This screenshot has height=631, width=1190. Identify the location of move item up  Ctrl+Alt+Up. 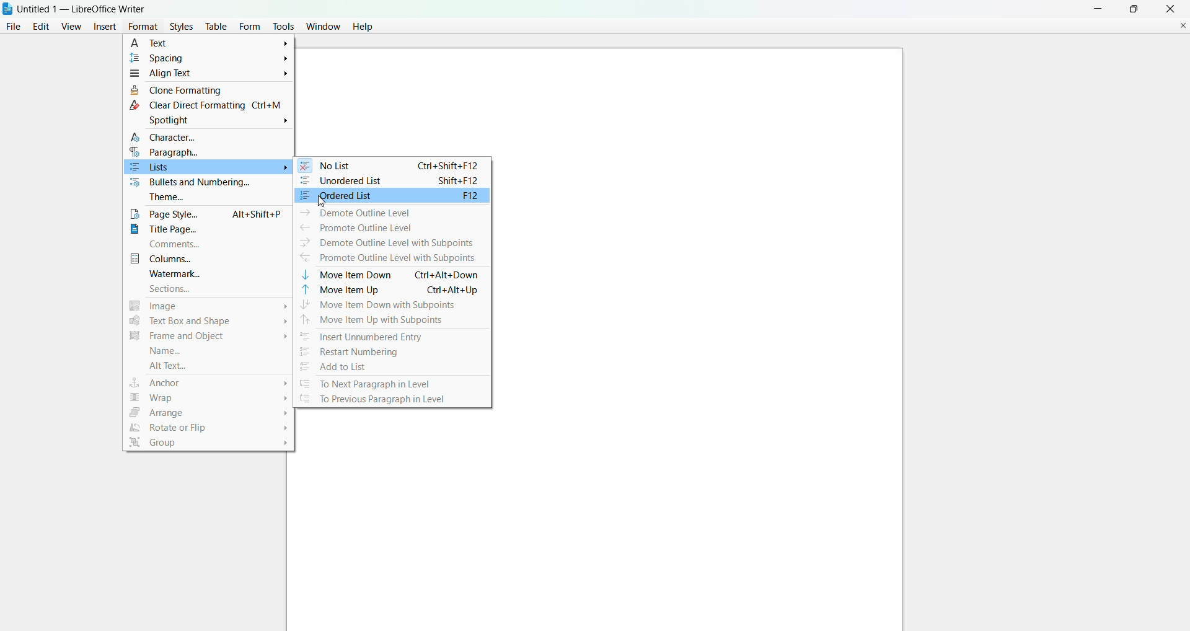
(392, 290).